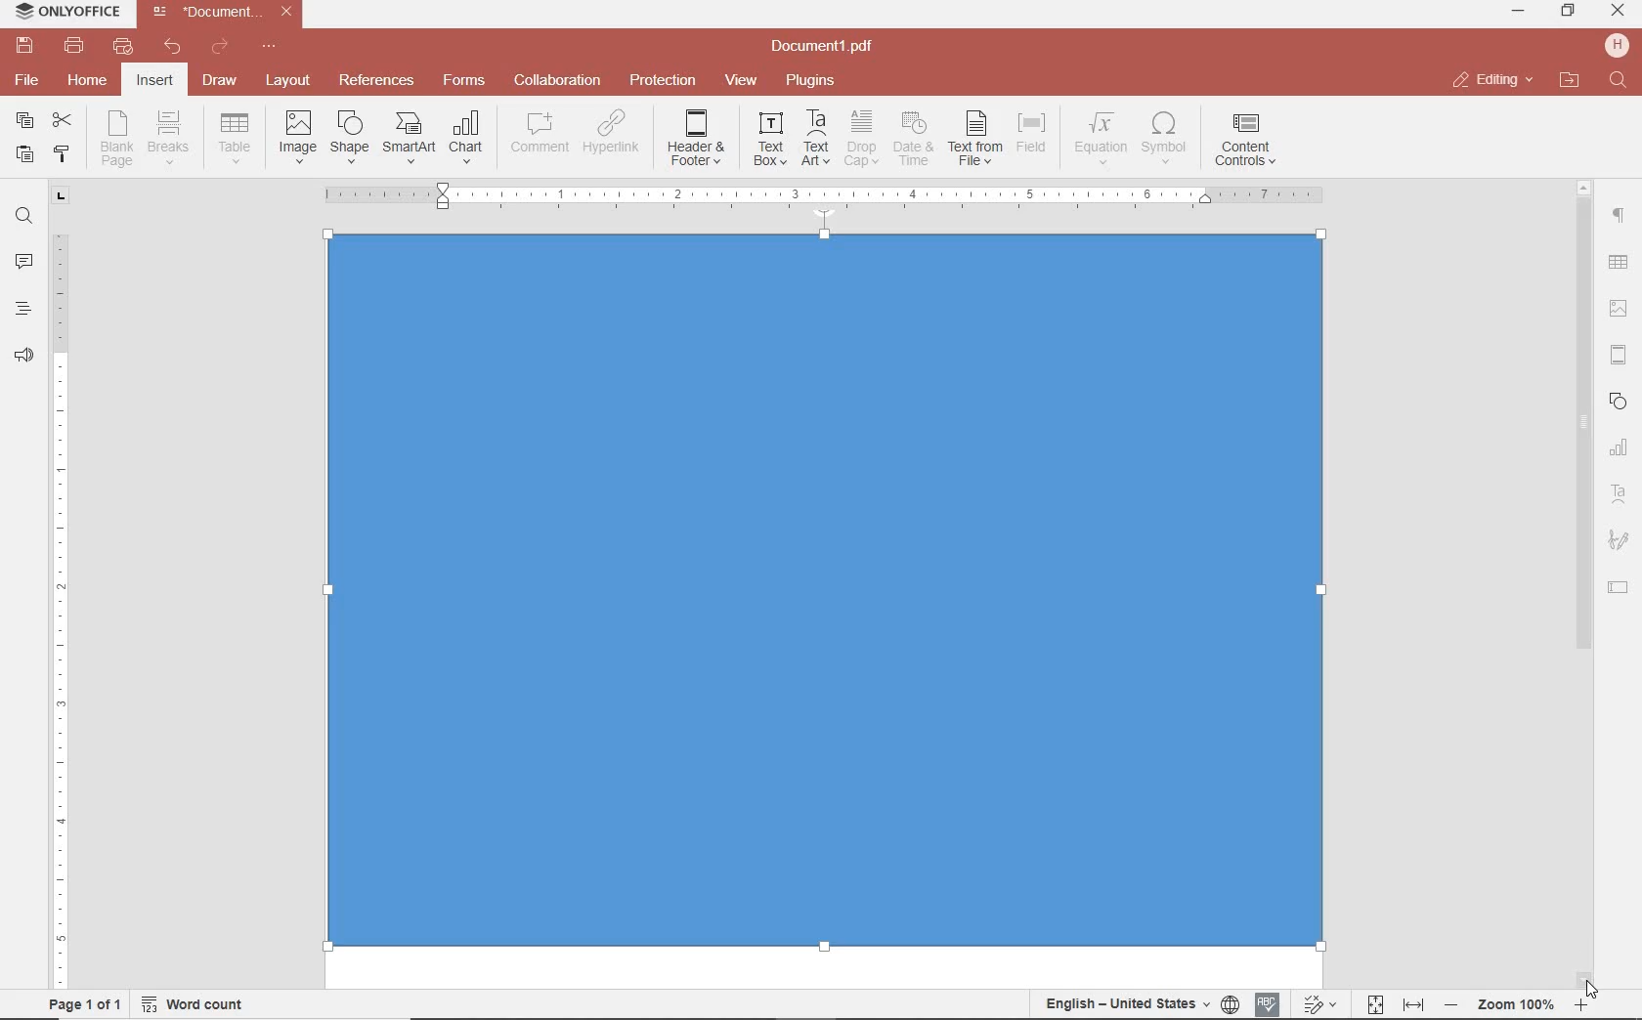  I want to click on close, so click(1491, 80).